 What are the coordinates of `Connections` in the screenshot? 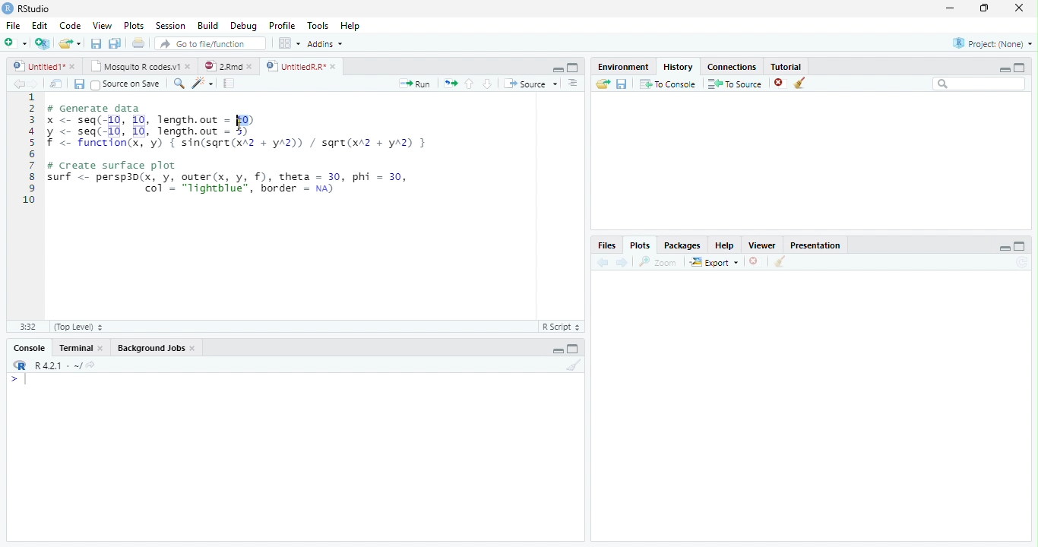 It's located at (732, 66).